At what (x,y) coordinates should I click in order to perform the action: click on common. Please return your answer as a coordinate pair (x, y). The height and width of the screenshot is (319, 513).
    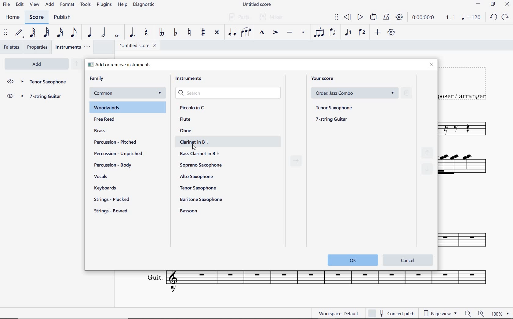
    Looking at the image, I should click on (127, 93).